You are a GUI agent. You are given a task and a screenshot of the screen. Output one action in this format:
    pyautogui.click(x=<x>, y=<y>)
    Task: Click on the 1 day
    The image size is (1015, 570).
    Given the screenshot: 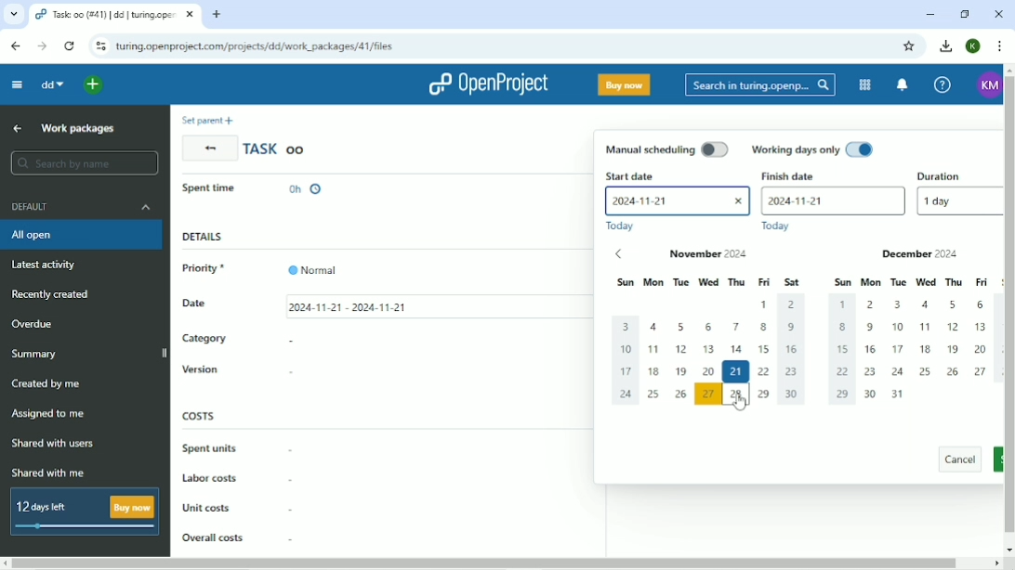 What is the action you would take?
    pyautogui.click(x=956, y=201)
    